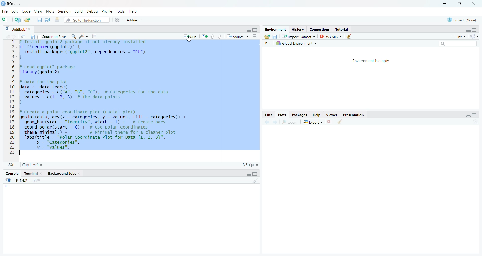 The height and width of the screenshot is (256, 482). I want to click on go to previous section/chunk, so click(213, 37).